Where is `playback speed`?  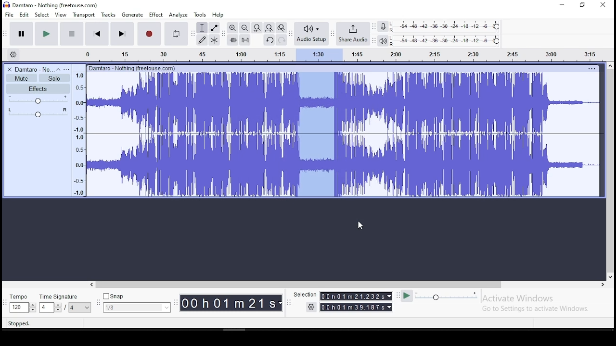 playback speed is located at coordinates (447, 296).